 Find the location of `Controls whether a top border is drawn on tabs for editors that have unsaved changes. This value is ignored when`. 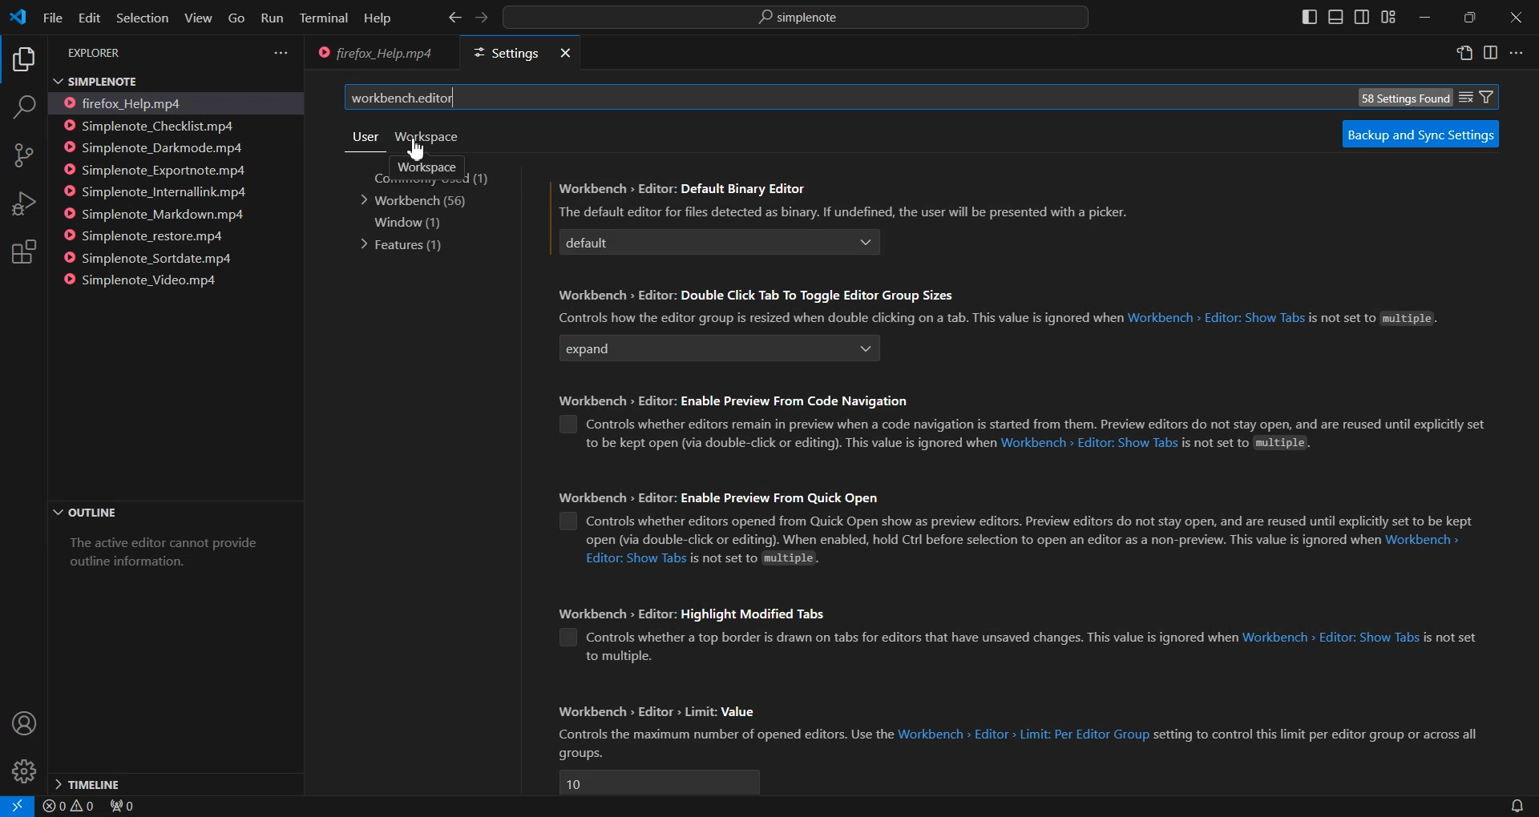

Controls whether a top border is drawn on tabs for editors that have unsaved changes. This value is ignored when is located at coordinates (911, 638).